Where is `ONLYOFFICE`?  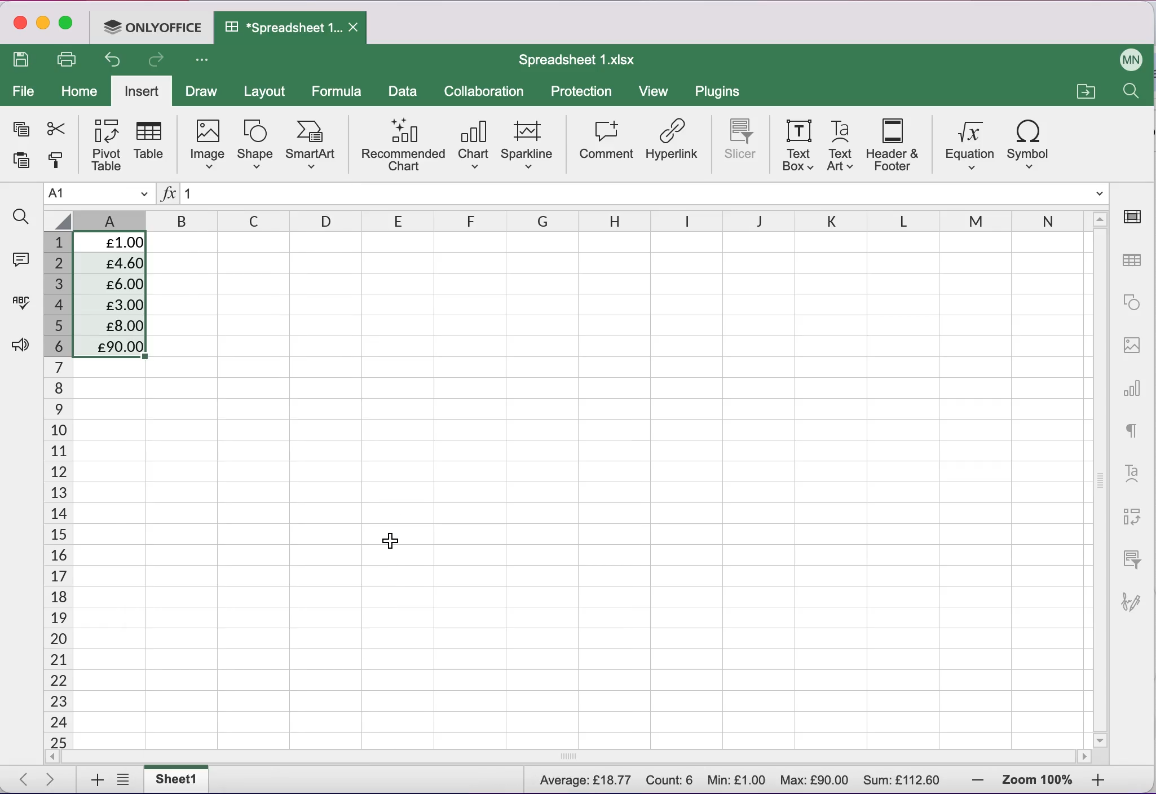 ONLYOFFICE is located at coordinates (154, 27).